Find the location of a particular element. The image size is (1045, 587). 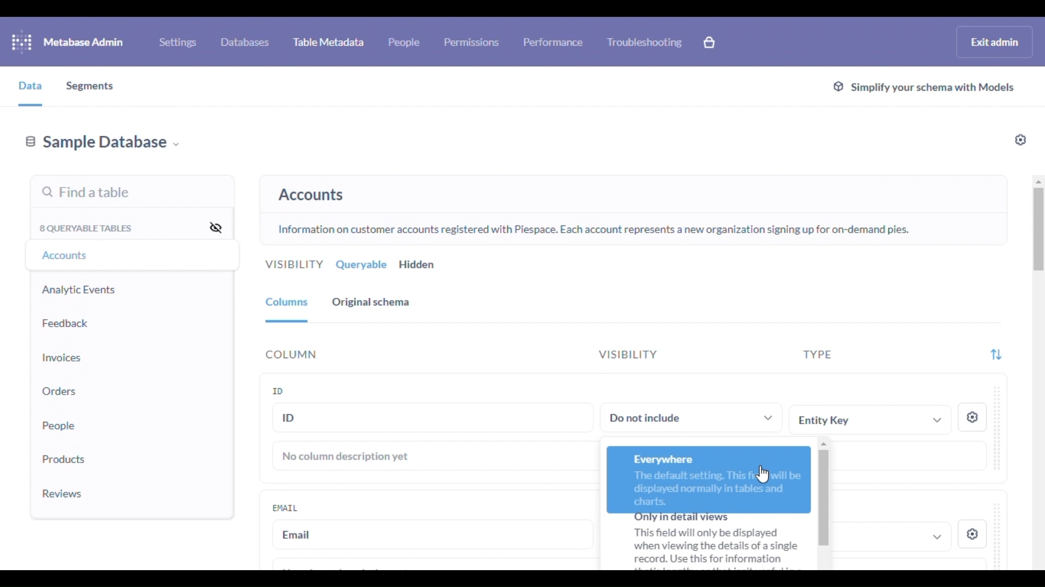

data is located at coordinates (30, 86).